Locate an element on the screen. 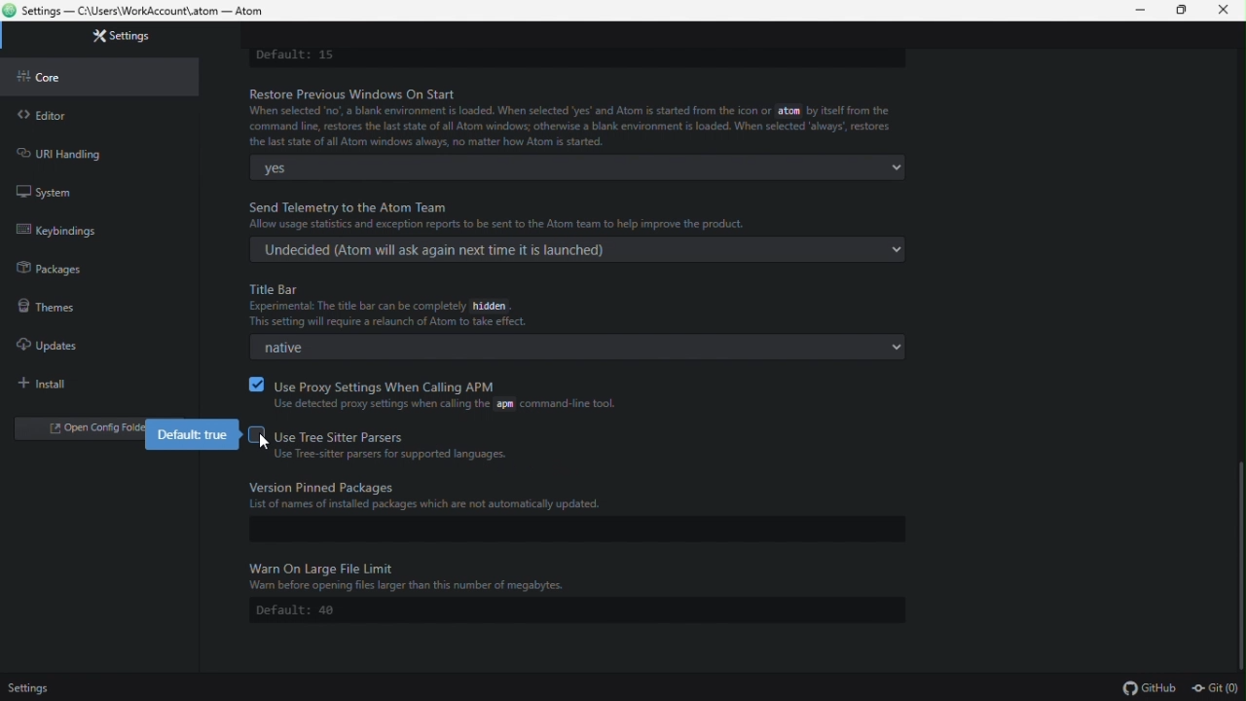 This screenshot has height=701, width=1246. updates is located at coordinates (48, 342).